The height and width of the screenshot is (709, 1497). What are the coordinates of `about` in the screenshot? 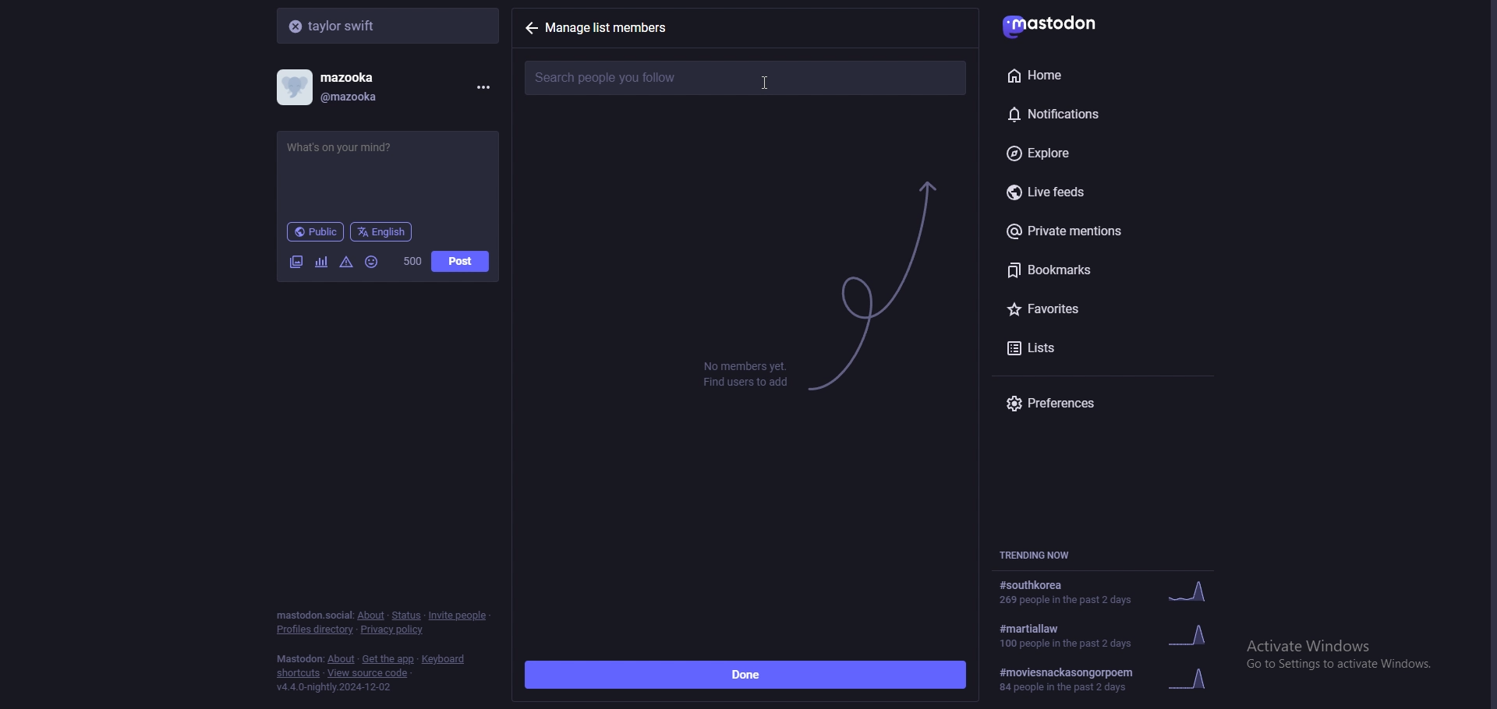 It's located at (370, 616).